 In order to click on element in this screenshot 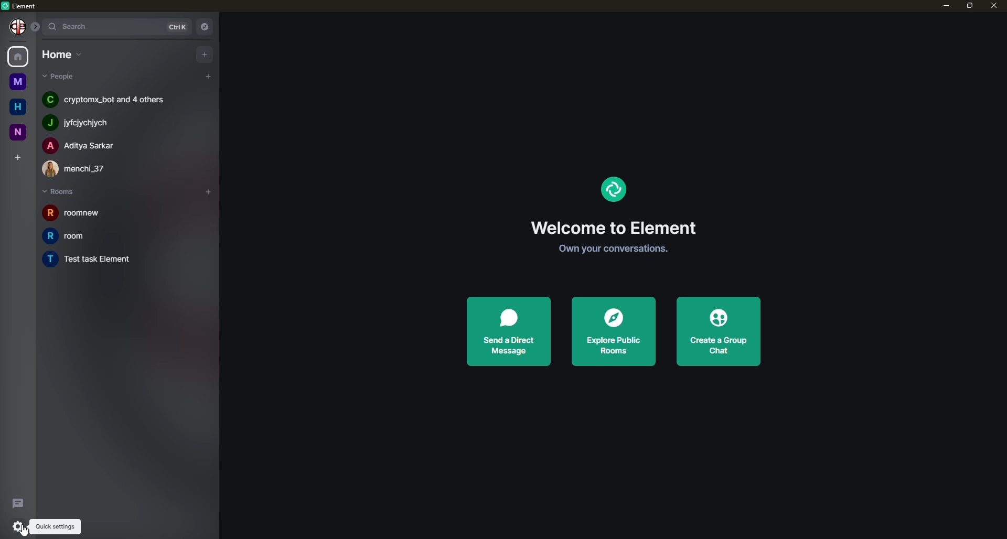, I will do `click(612, 189)`.